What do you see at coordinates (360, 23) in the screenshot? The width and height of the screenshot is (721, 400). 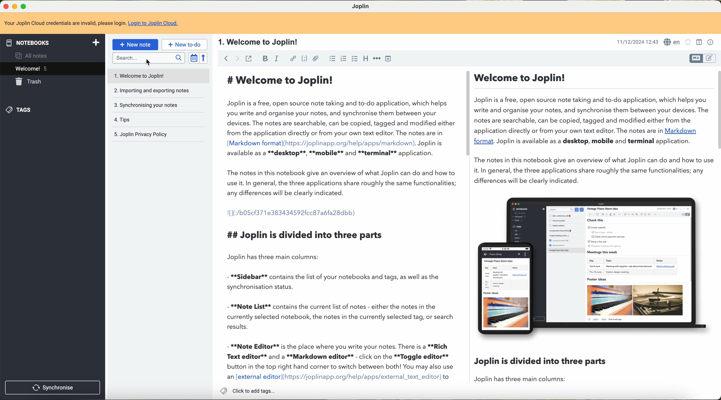 I see `Your Joplin Cloud credentials are invalid, please log in to Joplin Cloud` at bounding box center [360, 23].